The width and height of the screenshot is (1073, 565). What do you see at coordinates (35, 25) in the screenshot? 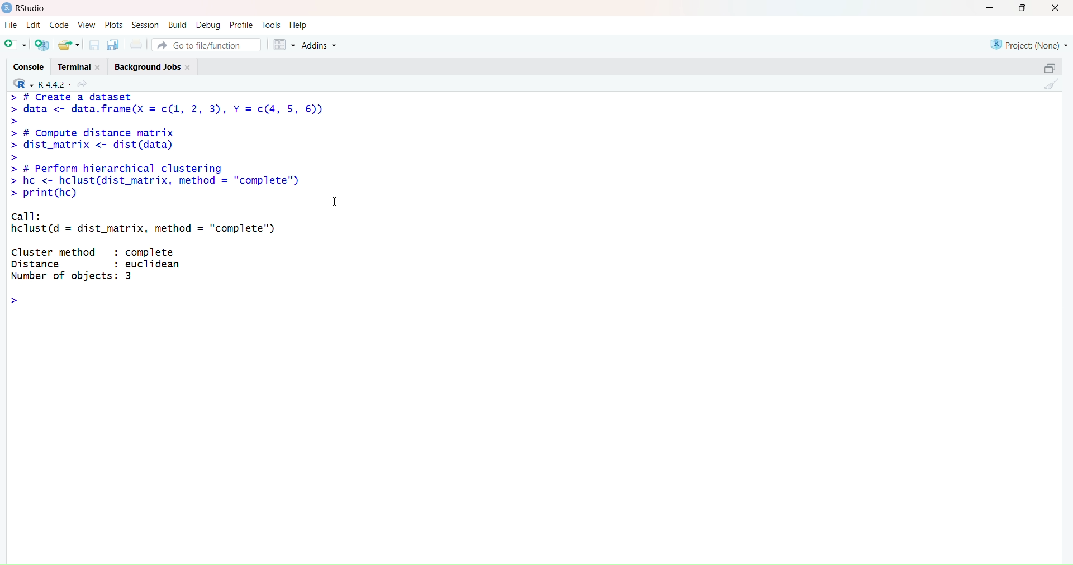
I see `Edit` at bounding box center [35, 25].